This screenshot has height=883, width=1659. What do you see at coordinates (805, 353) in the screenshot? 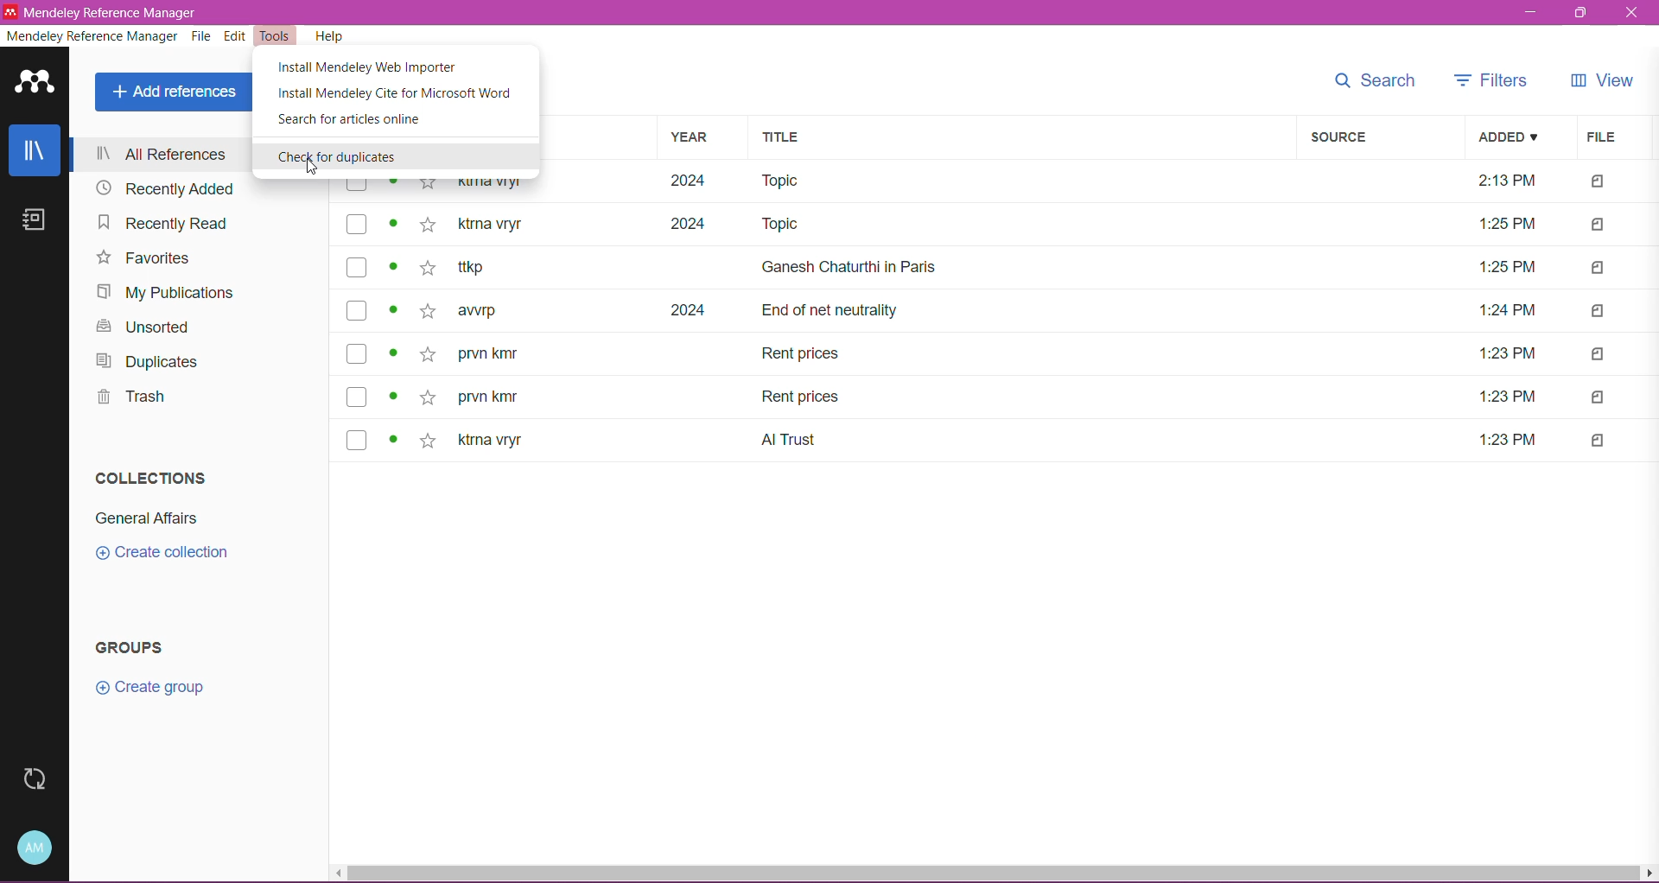
I see `Title` at bounding box center [805, 353].